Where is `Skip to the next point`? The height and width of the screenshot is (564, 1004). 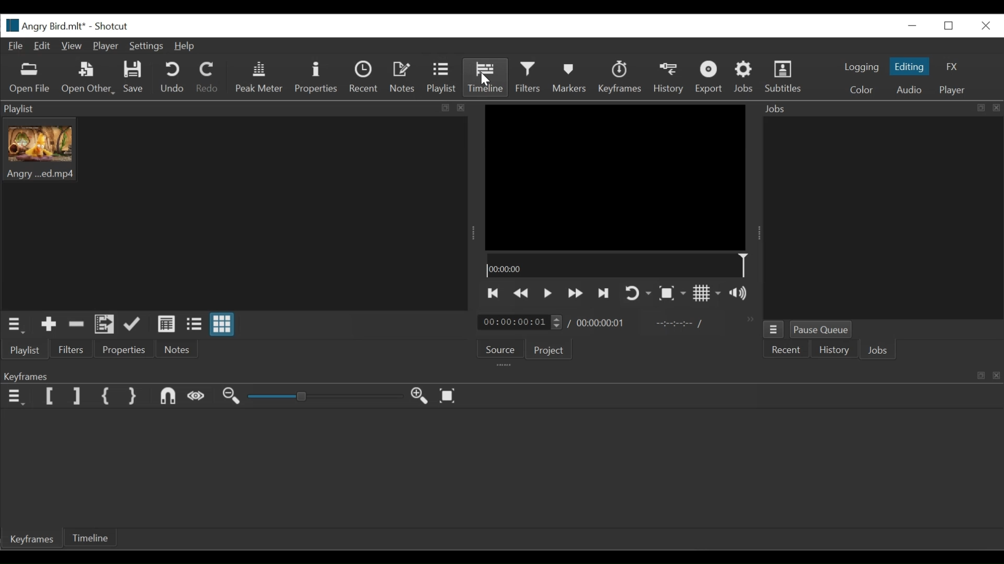 Skip to the next point is located at coordinates (604, 294).